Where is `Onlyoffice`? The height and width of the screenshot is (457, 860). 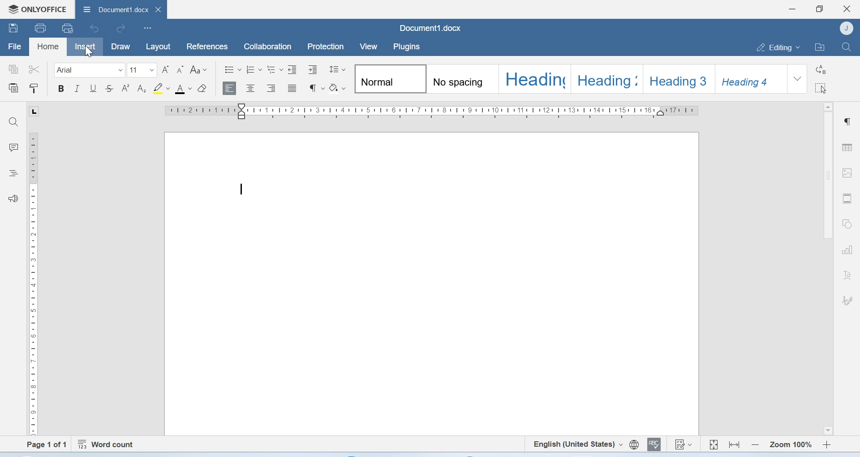 Onlyoffice is located at coordinates (37, 8).